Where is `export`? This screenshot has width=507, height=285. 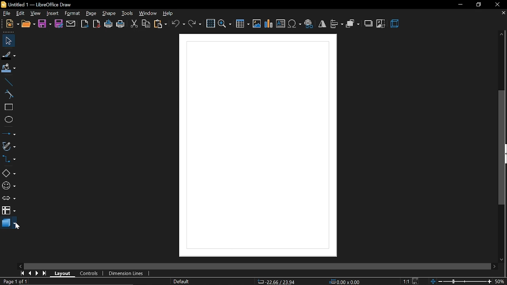
export is located at coordinates (84, 24).